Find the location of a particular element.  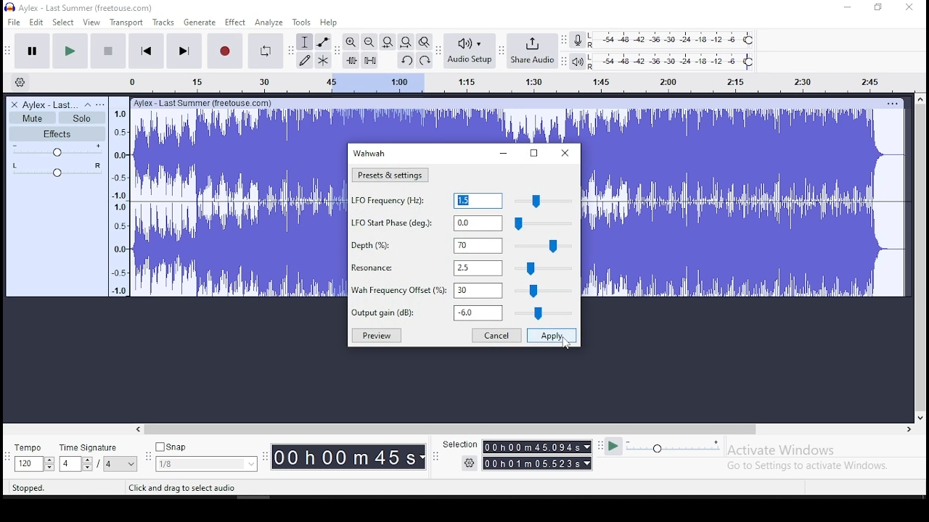

depth is located at coordinates (425, 245).